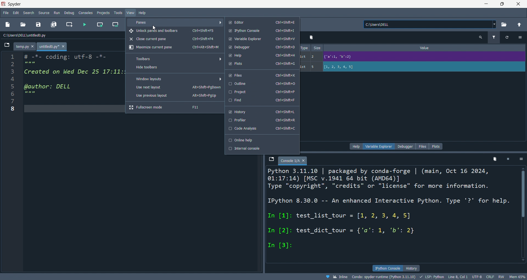 Image resolution: width=527 pixels, height=280 pixels. Describe the element at coordinates (429, 24) in the screenshot. I see `C:\Users\DELL` at that location.